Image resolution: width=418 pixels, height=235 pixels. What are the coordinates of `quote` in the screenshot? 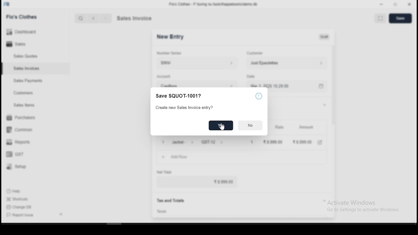 It's located at (133, 18).